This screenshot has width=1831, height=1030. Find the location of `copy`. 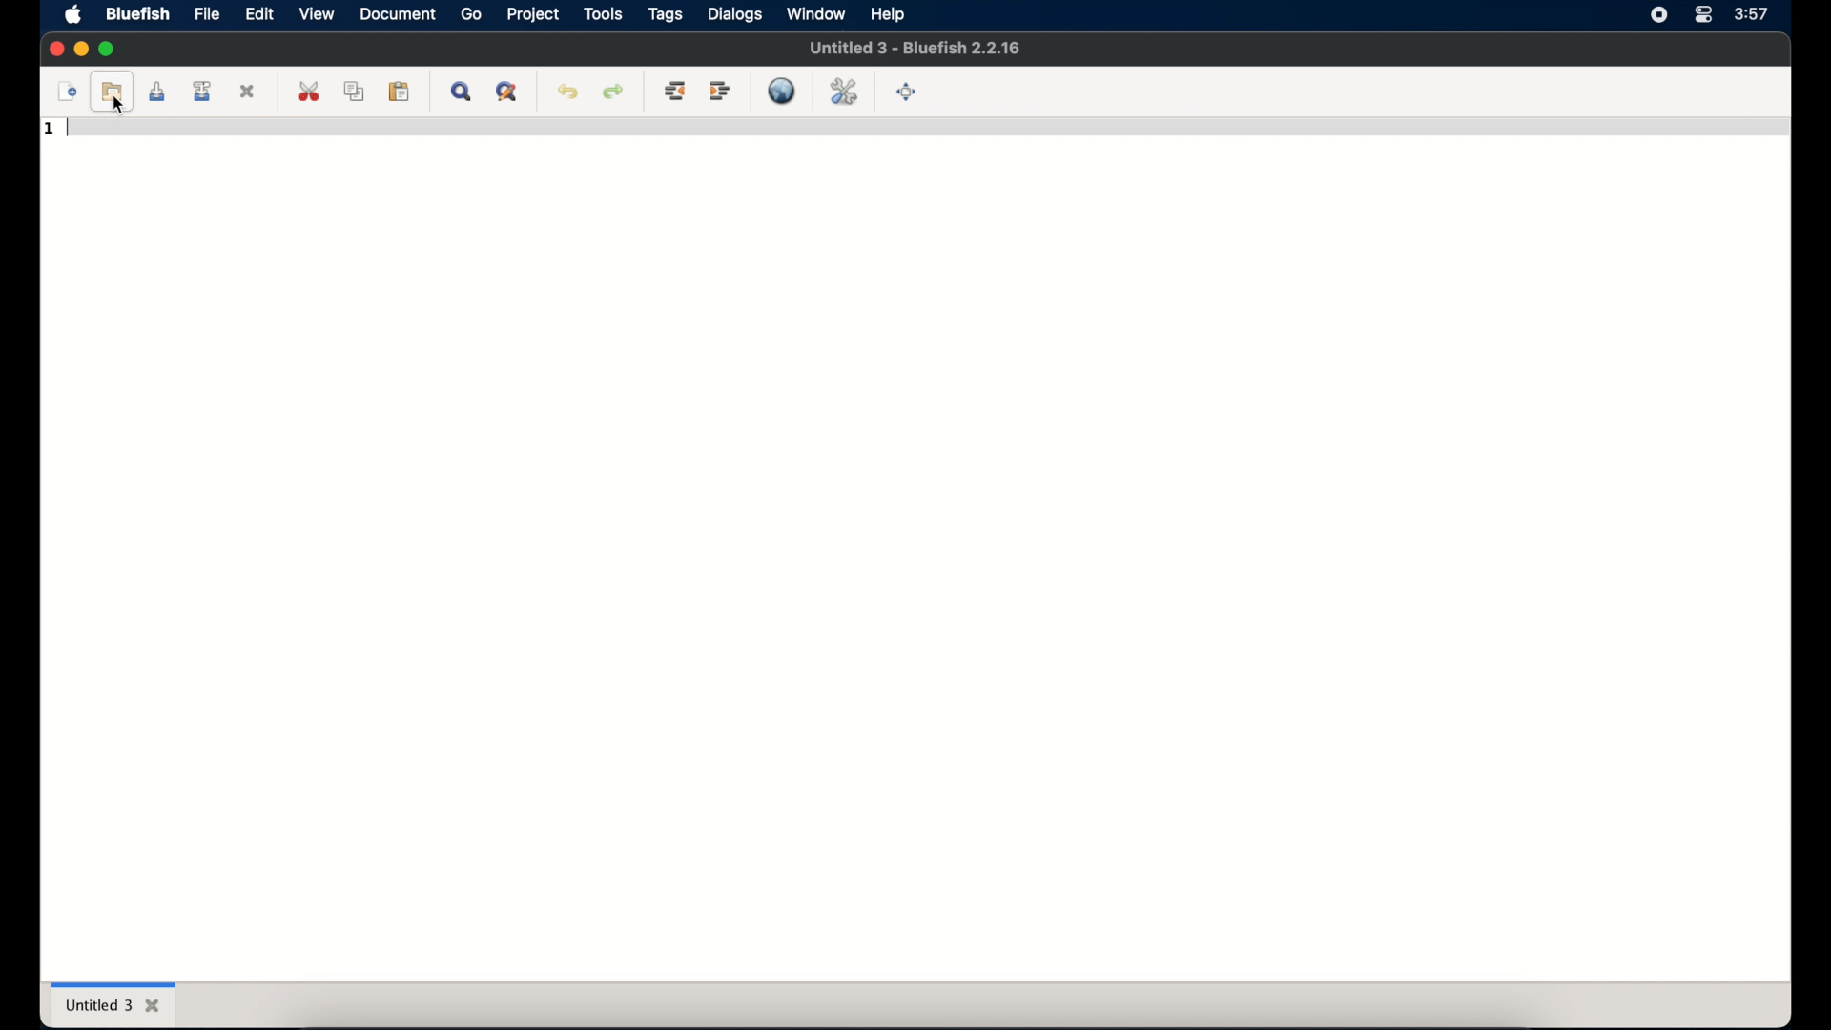

copy is located at coordinates (354, 93).